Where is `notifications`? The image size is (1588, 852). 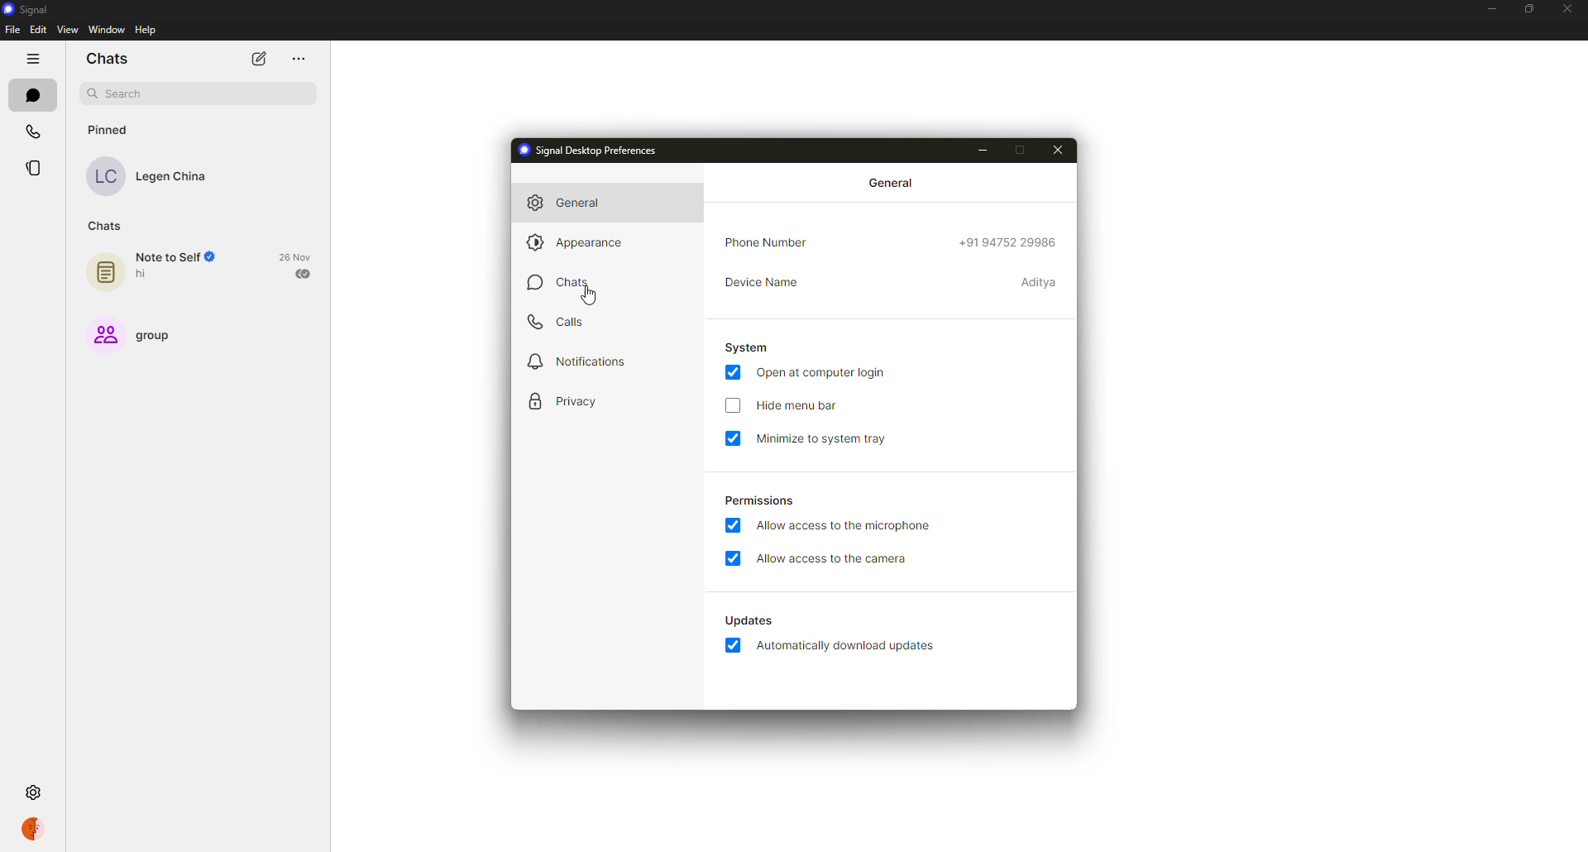
notifications is located at coordinates (579, 361).